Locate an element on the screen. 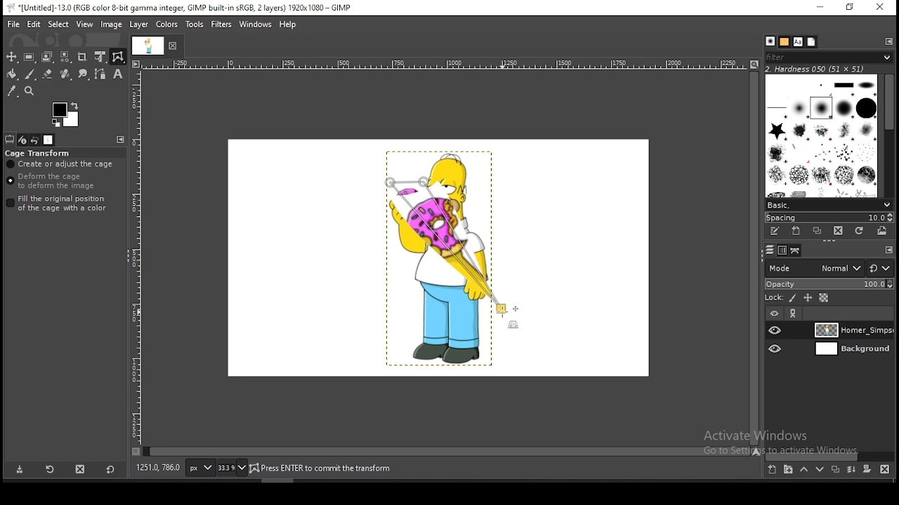 The height and width of the screenshot is (505, 899). hardness 050 is located at coordinates (816, 70).